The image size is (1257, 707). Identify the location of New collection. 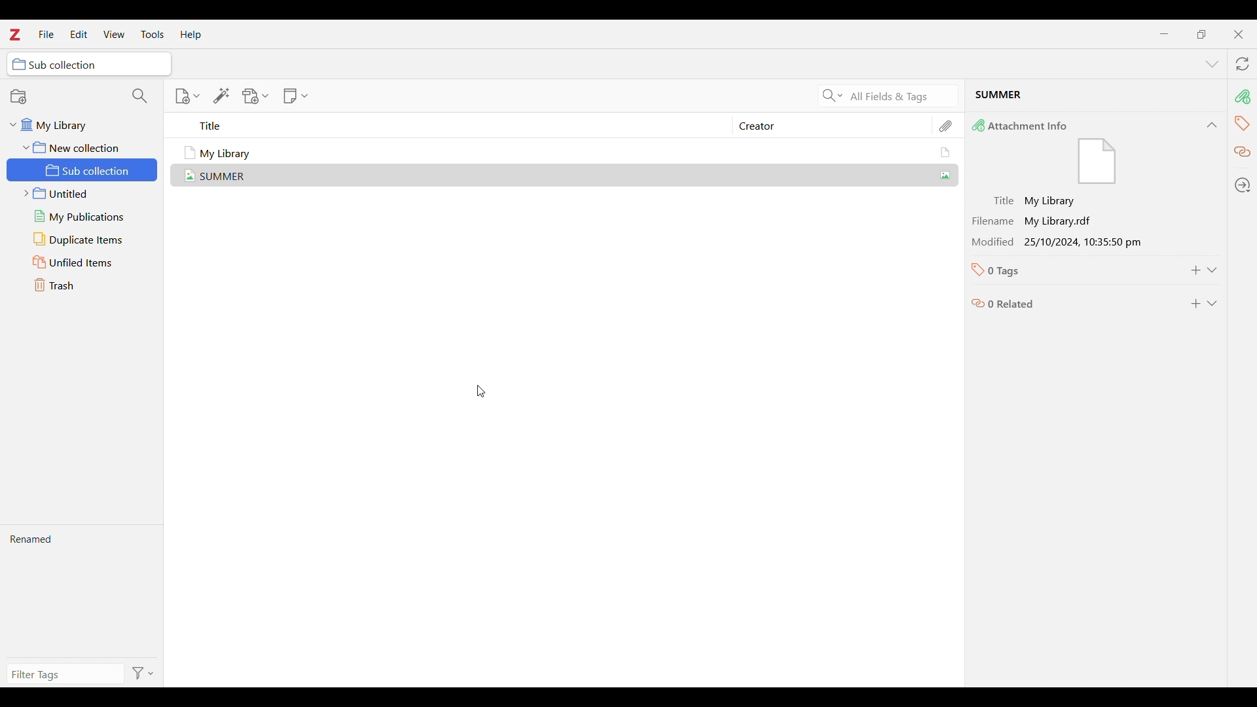
(64, 96).